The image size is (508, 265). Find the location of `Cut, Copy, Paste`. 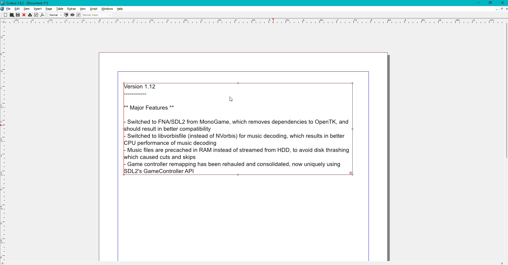

Cut, Copy, Paste is located at coordinates (12, 15).